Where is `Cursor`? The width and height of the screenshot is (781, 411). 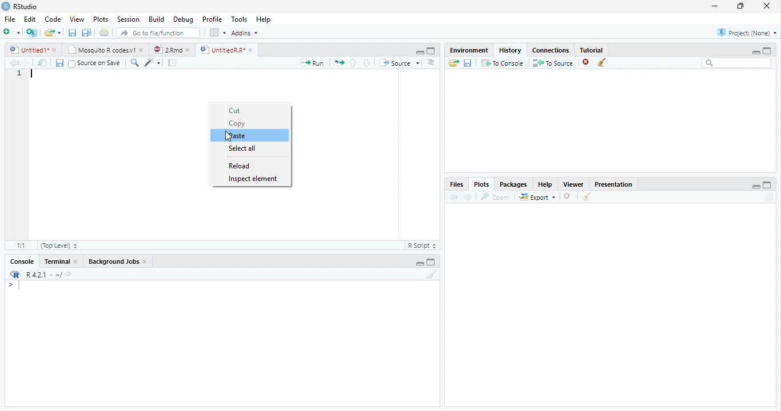
Cursor is located at coordinates (230, 136).